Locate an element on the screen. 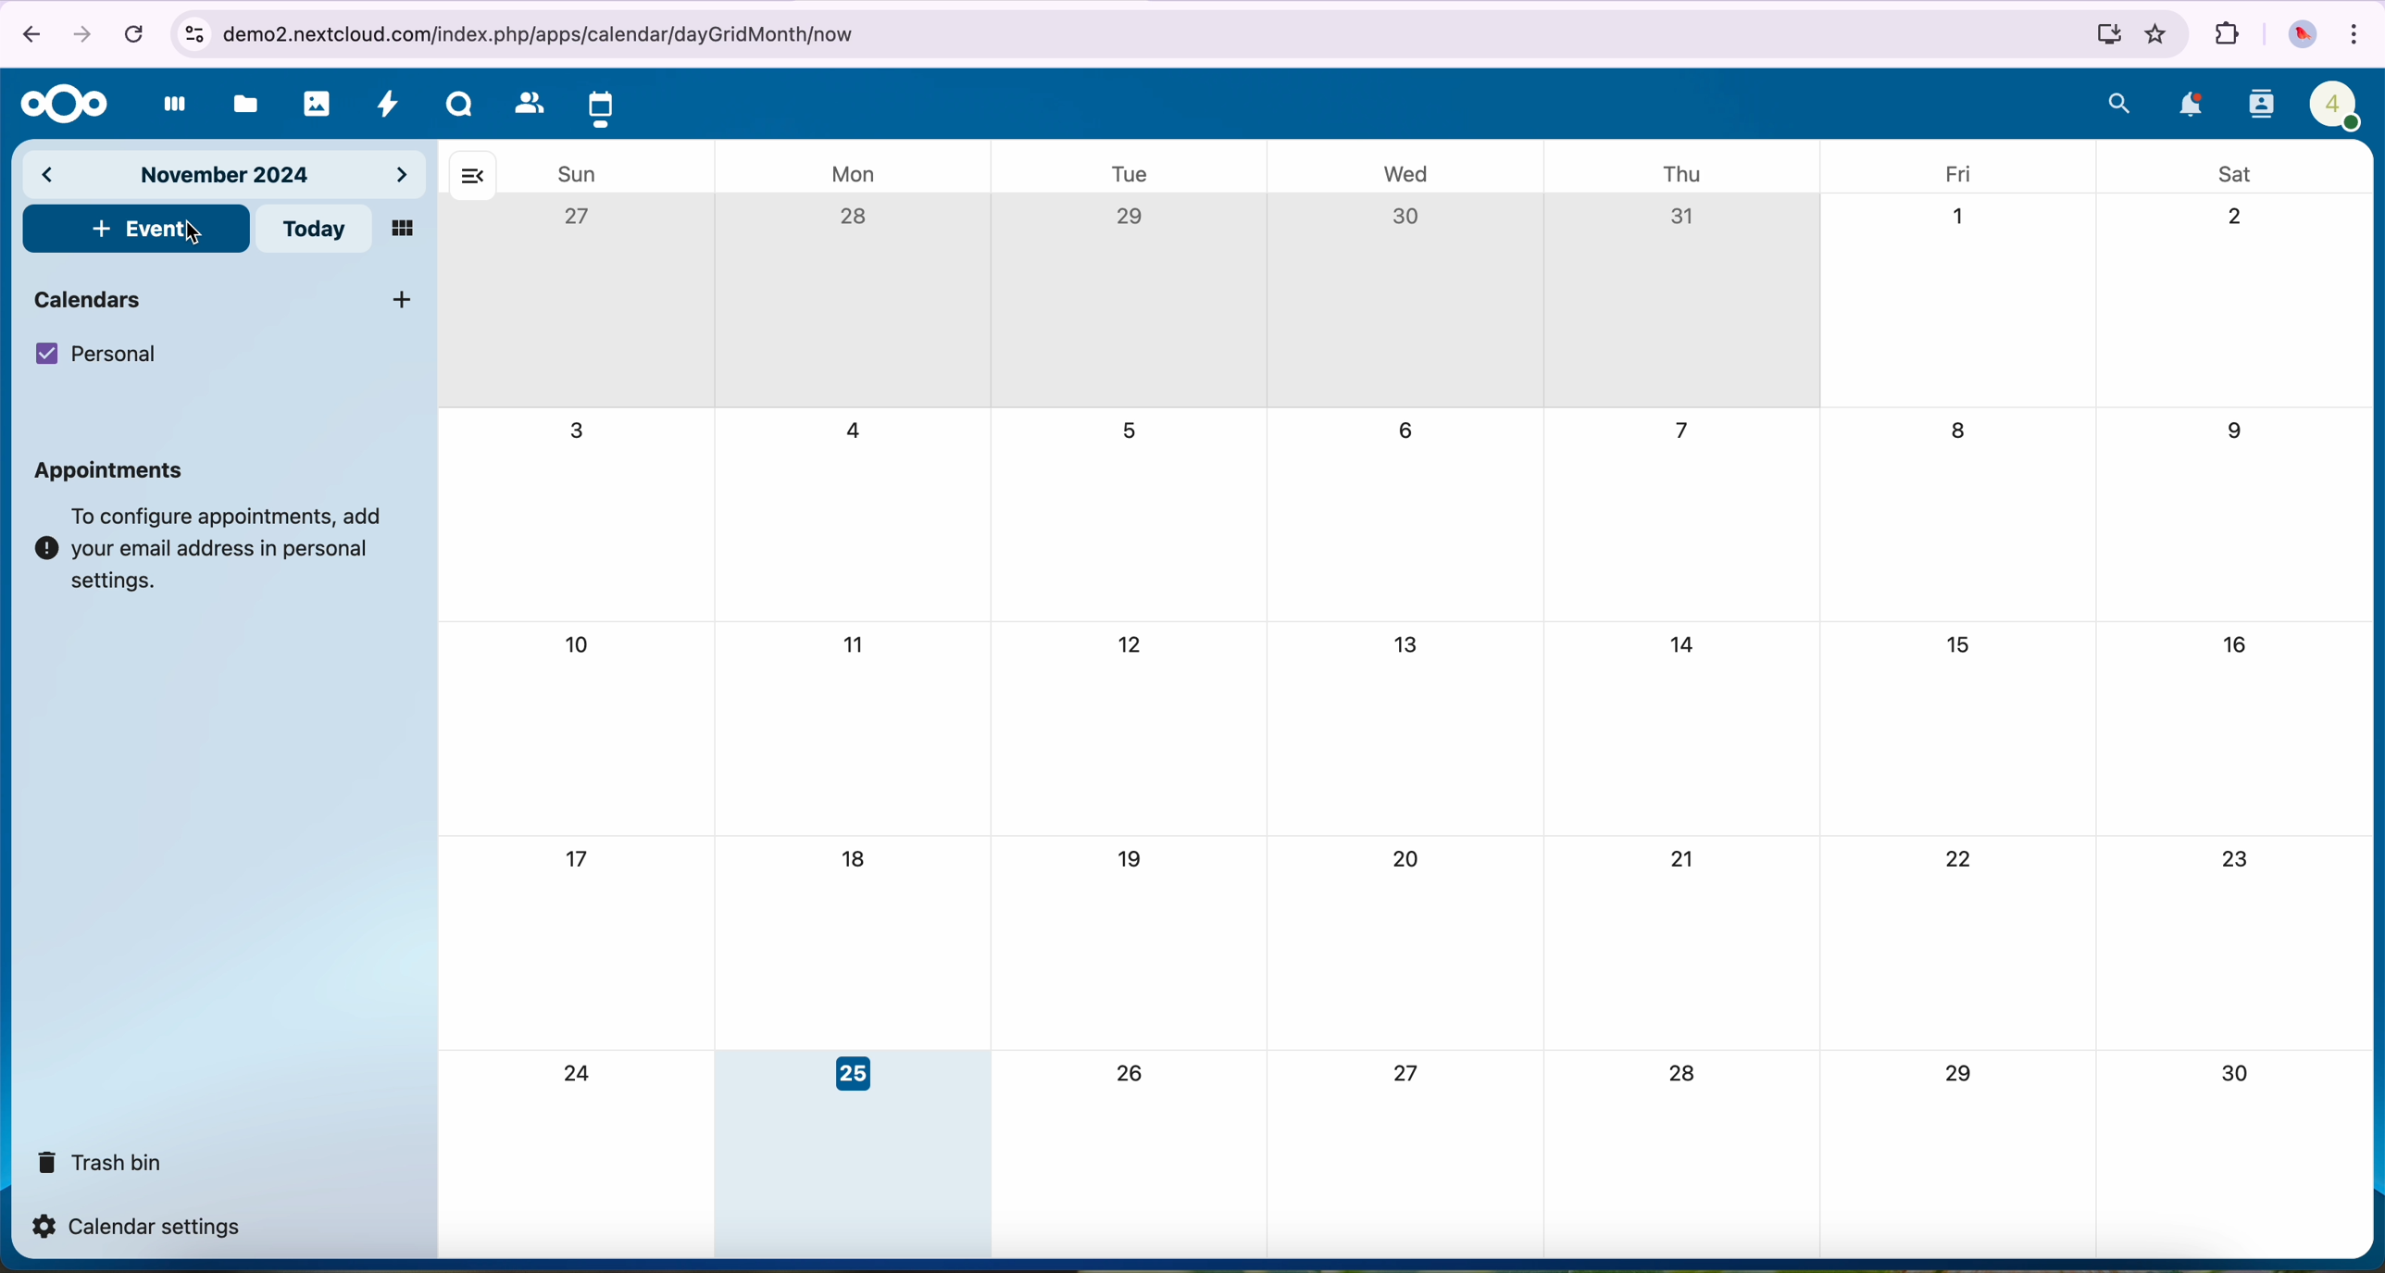 The width and height of the screenshot is (2385, 1273). note is located at coordinates (213, 549).